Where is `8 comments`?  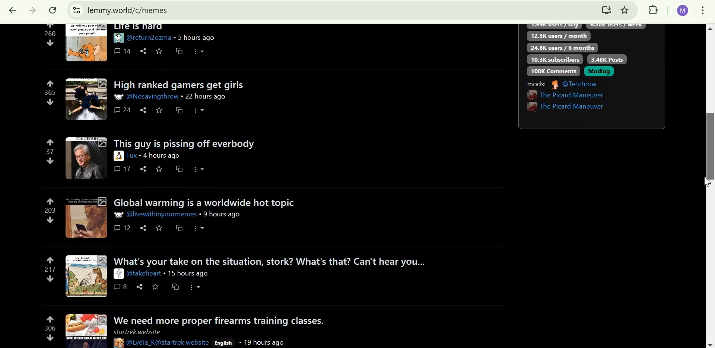
8 comments is located at coordinates (121, 287).